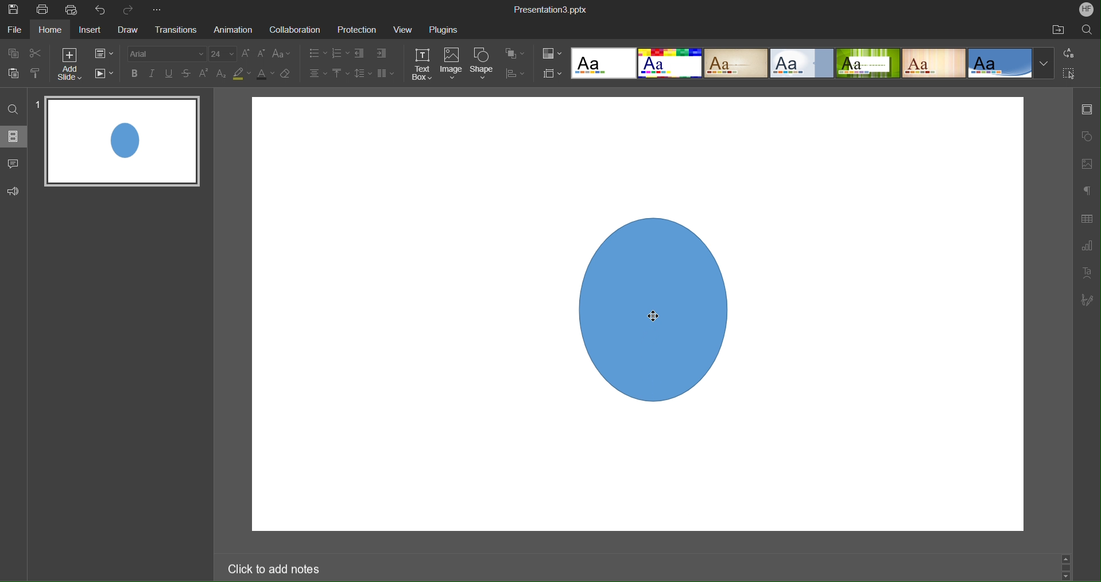 Image resolution: width=1101 pixels, height=582 pixels. Describe the element at coordinates (289, 76) in the screenshot. I see `Erase Style` at that location.